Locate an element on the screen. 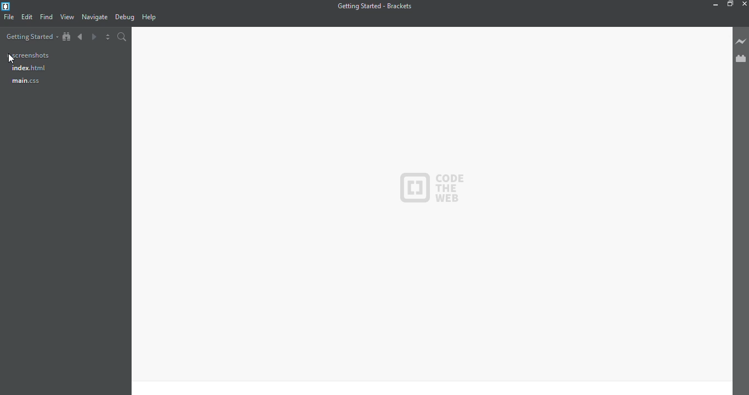 Image resolution: width=749 pixels, height=395 pixels. split editor is located at coordinates (107, 36).